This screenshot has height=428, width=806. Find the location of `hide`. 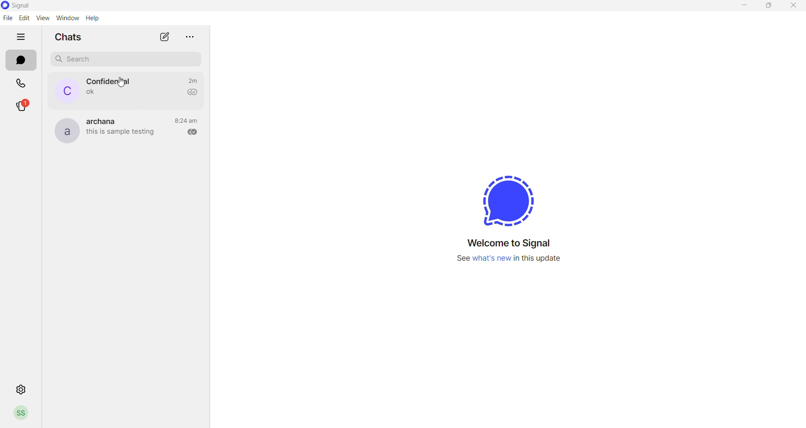

hide is located at coordinates (21, 39).